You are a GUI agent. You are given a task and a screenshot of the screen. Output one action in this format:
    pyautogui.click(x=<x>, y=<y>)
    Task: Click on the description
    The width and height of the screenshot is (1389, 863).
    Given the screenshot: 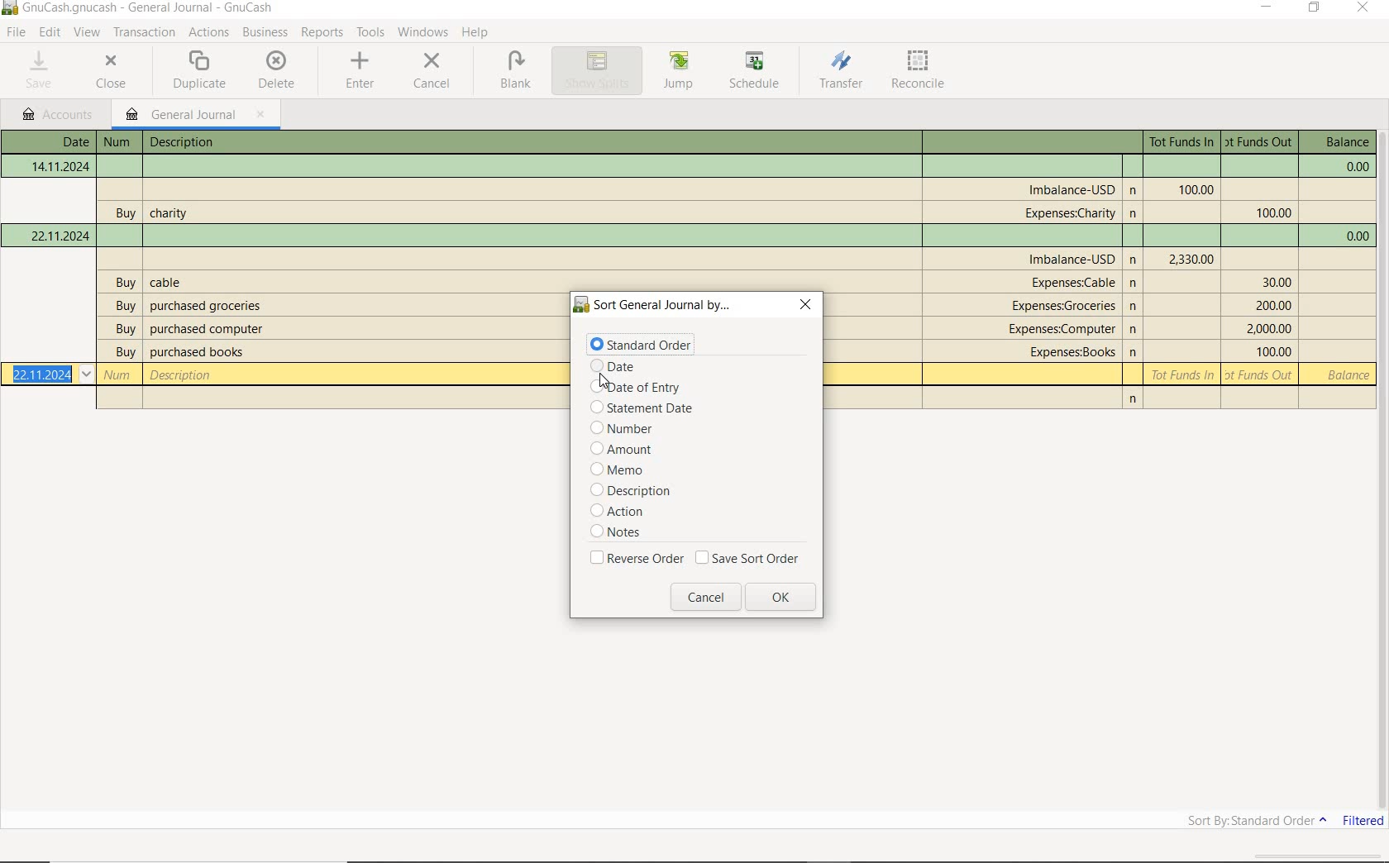 What is the action you would take?
    pyautogui.click(x=185, y=143)
    